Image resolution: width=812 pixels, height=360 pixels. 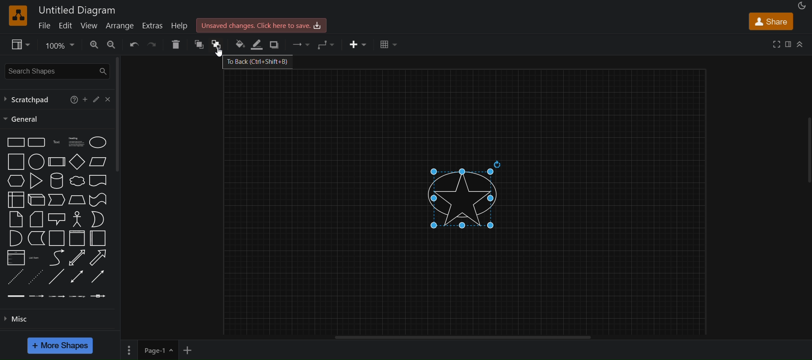 What do you see at coordinates (93, 44) in the screenshot?
I see `zoom in` at bounding box center [93, 44].